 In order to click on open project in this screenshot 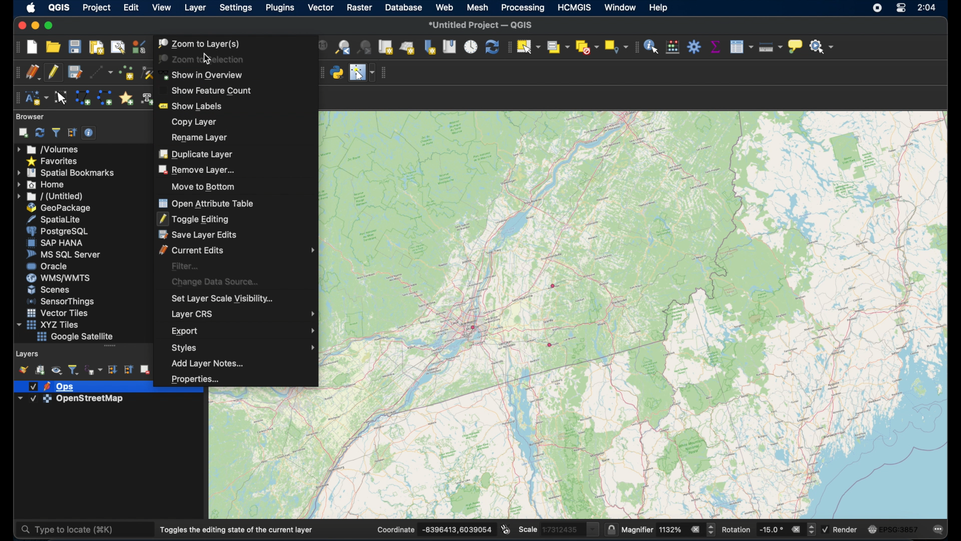, I will do `click(53, 47)`.